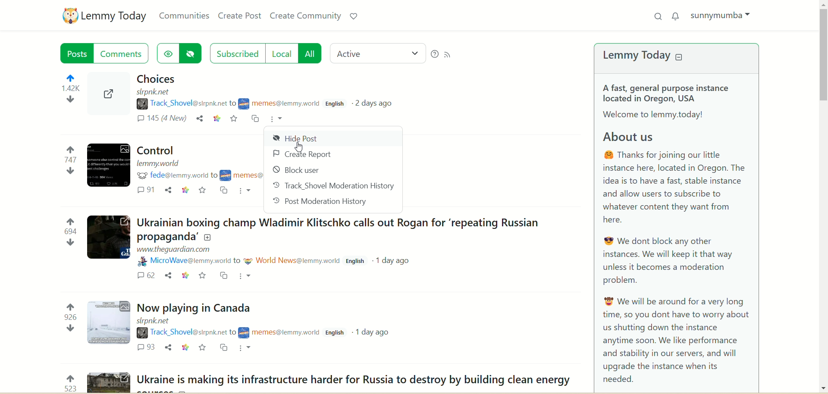  I want to click on Post on "Now playing in Canada", so click(197, 308).